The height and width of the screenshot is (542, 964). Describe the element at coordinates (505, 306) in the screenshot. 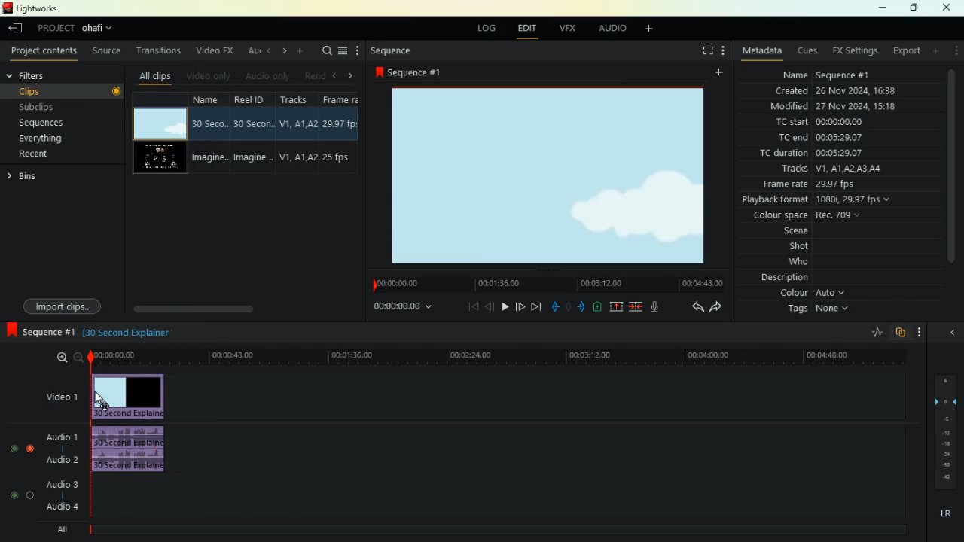

I see `play` at that location.